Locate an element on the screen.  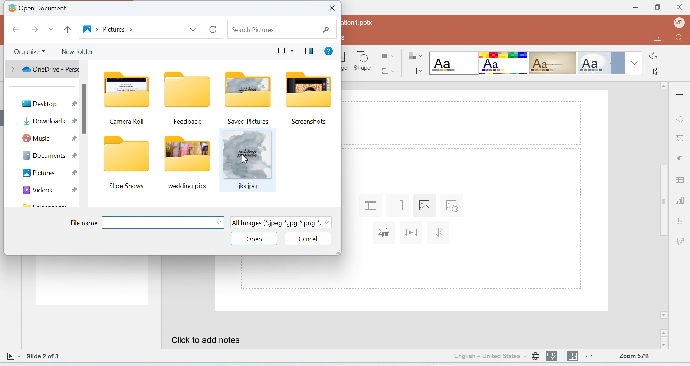
Fit to width is located at coordinates (589, 356).